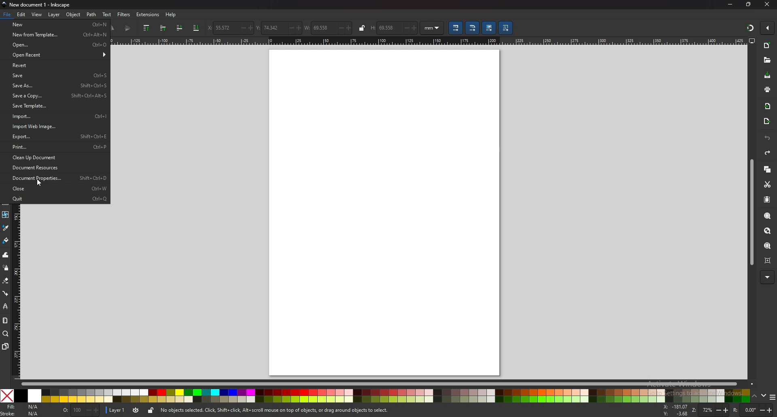 The image size is (777, 417). What do you see at coordinates (55, 178) in the screenshot?
I see `document properties` at bounding box center [55, 178].